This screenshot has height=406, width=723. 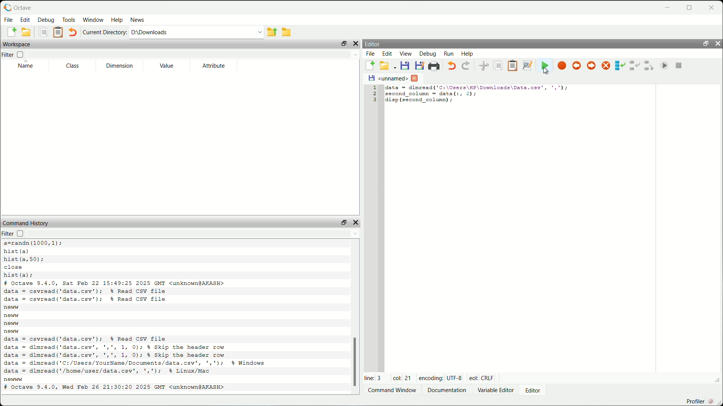 What do you see at coordinates (24, 222) in the screenshot?
I see `command history` at bounding box center [24, 222].